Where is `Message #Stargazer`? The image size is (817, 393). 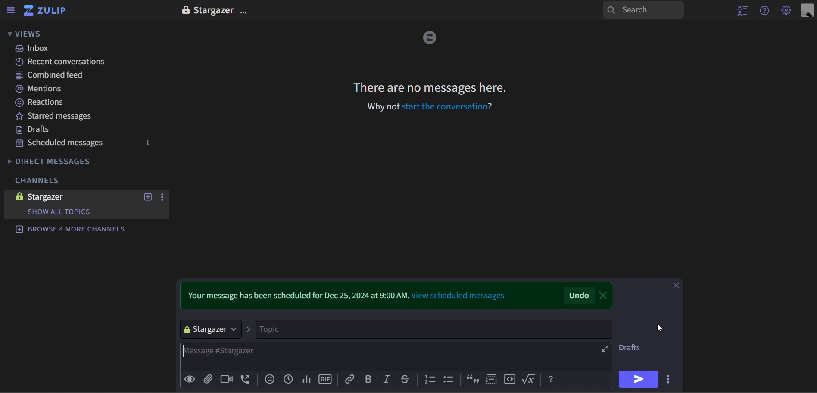
Message #Stargazer is located at coordinates (389, 356).